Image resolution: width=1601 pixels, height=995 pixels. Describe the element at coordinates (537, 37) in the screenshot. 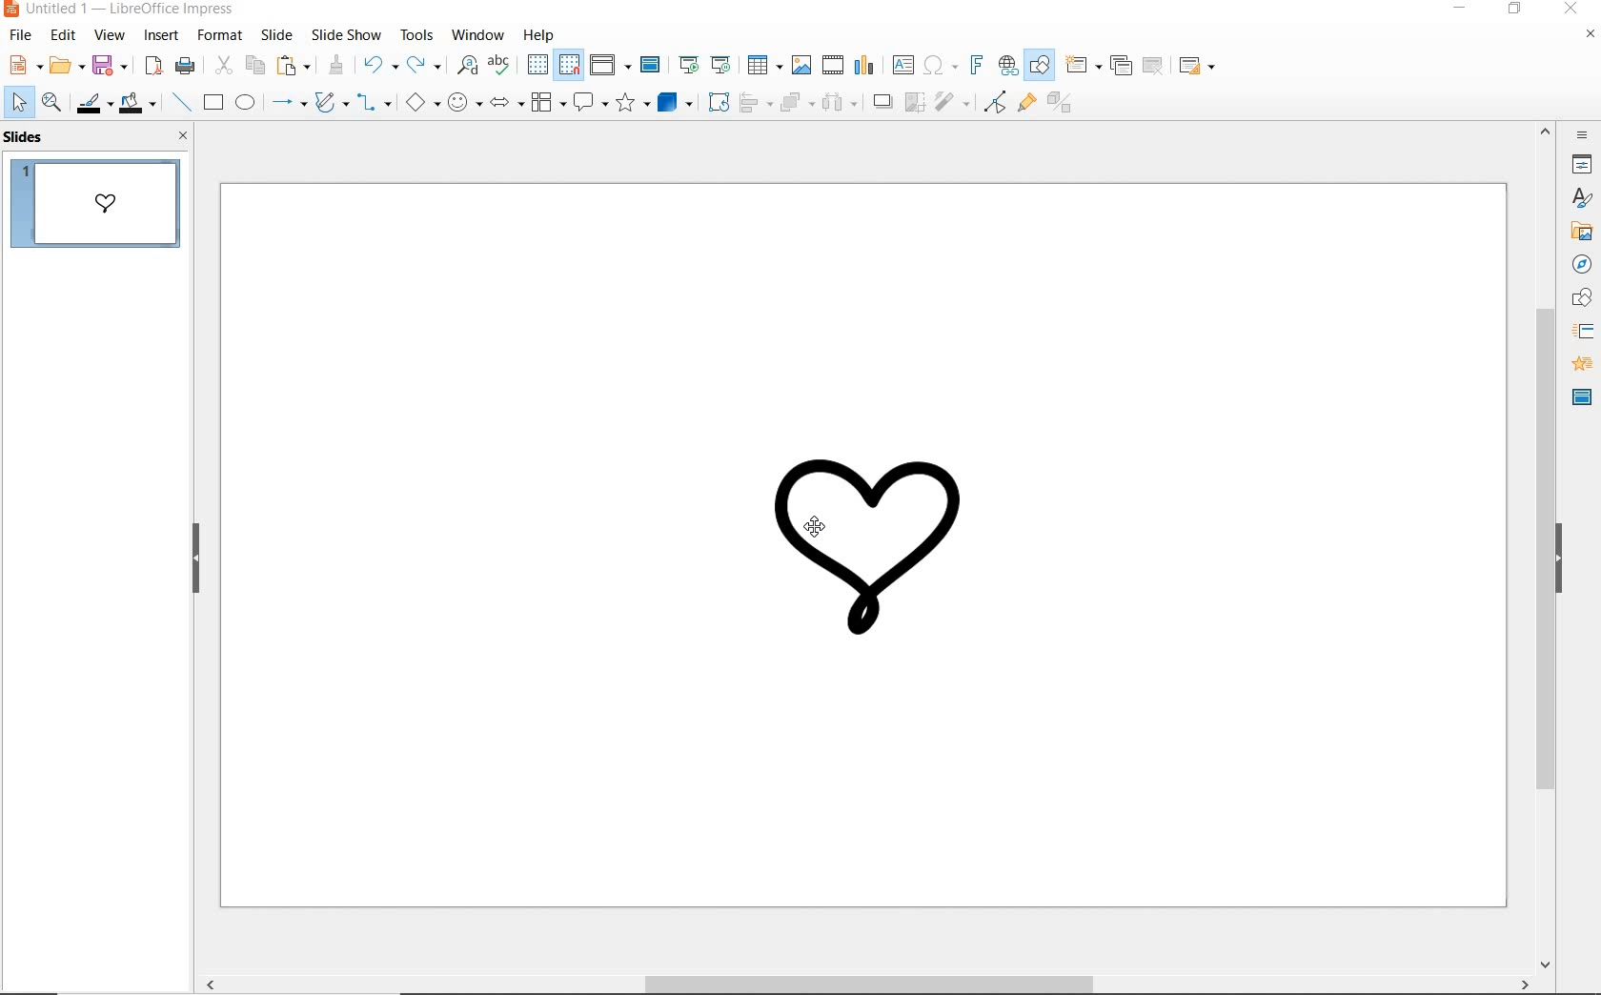

I see `help` at that location.